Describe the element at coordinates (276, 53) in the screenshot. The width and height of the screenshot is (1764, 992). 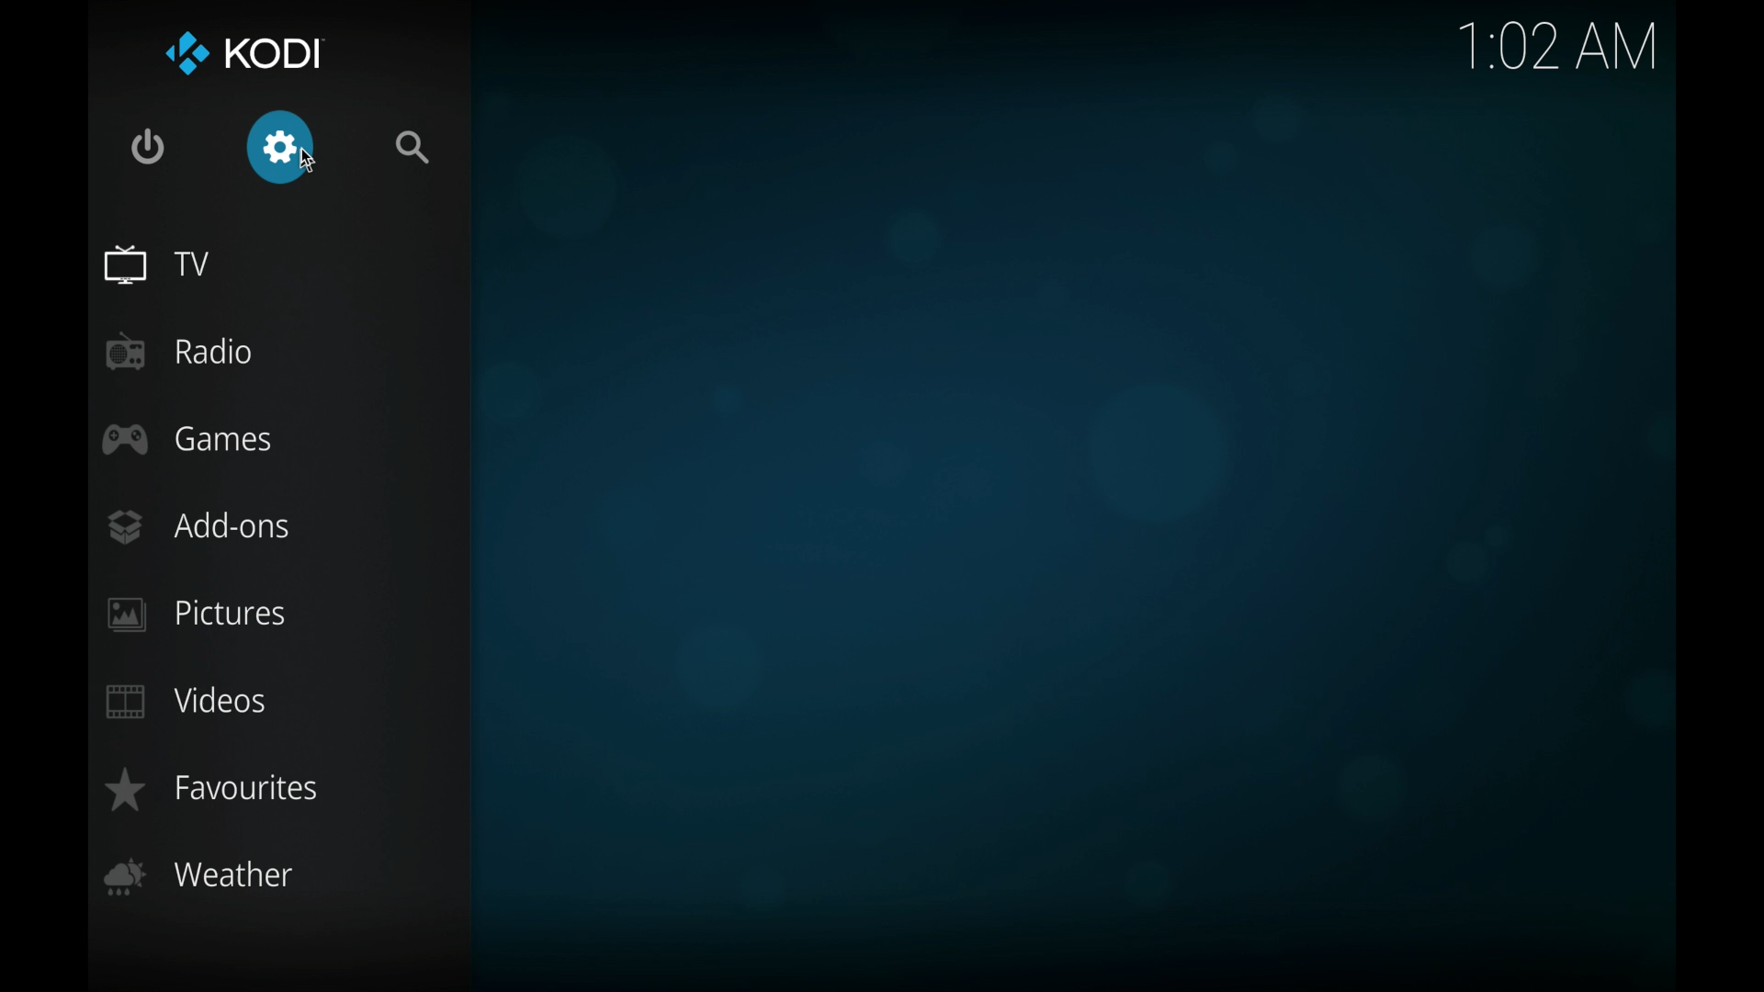
I see `kodi` at that location.